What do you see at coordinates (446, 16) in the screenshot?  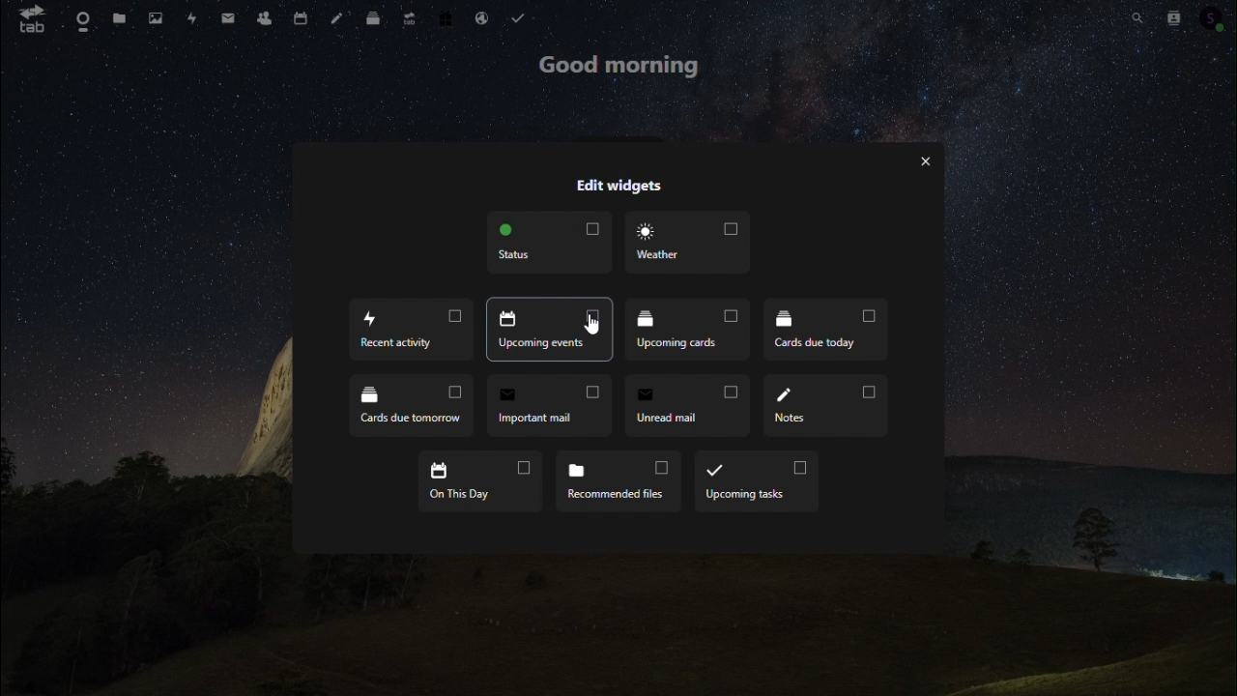 I see `free trial` at bounding box center [446, 16].